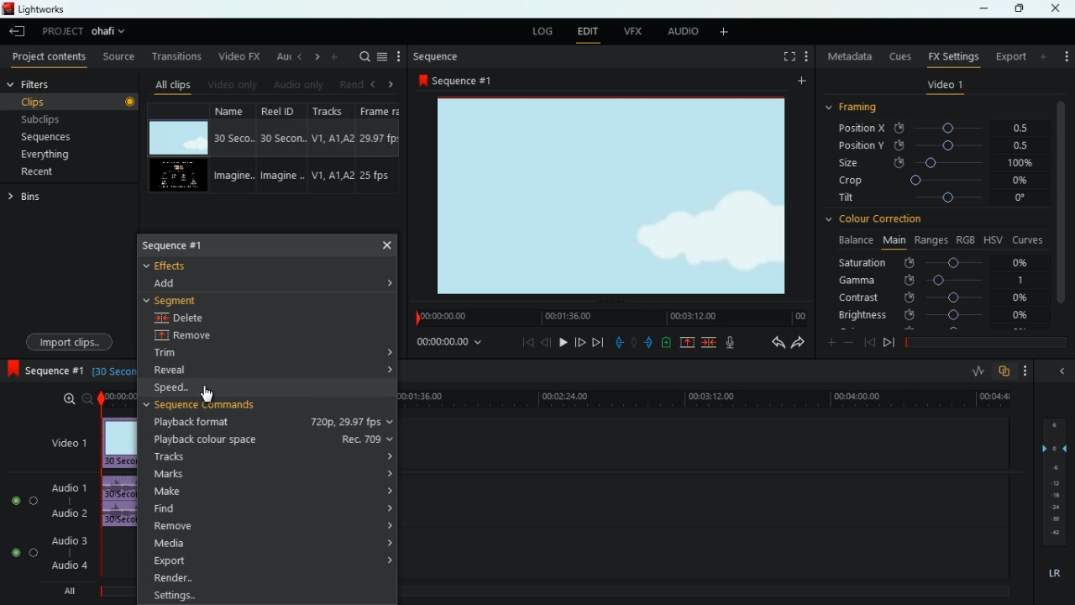  I want to click on sequence, so click(435, 56).